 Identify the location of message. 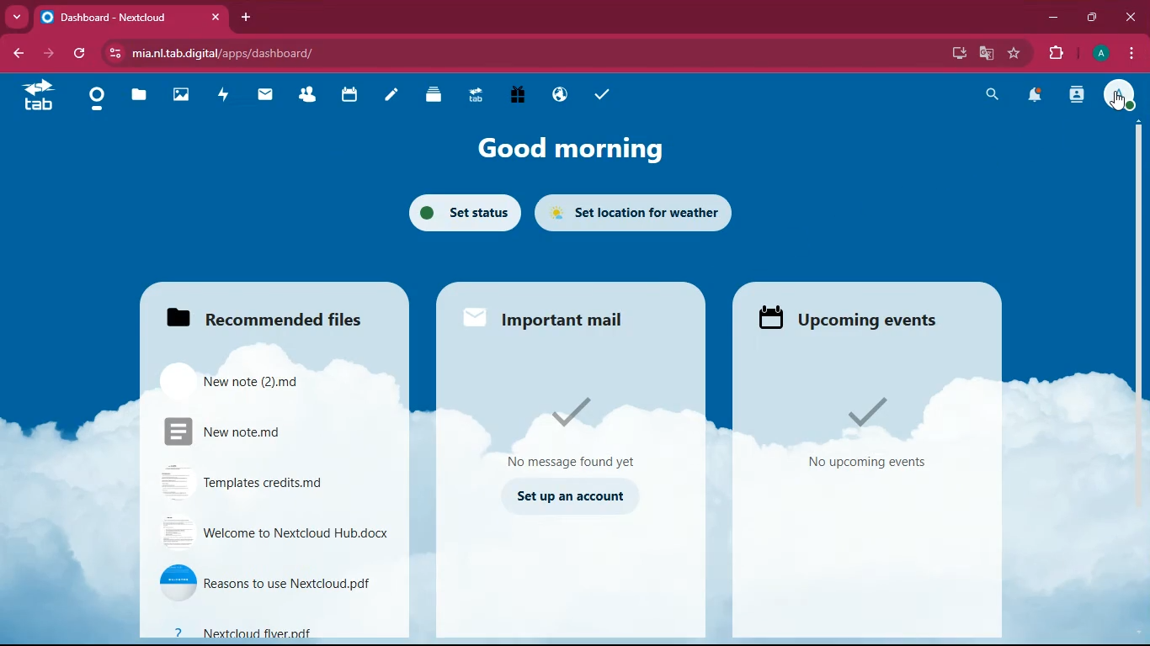
(588, 432).